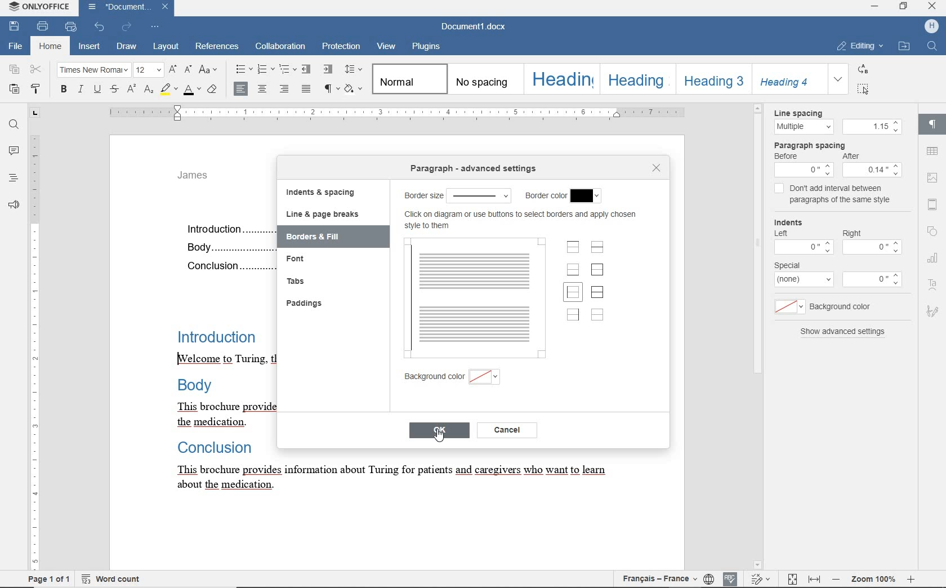 The width and height of the screenshot is (946, 588). Describe the element at coordinates (864, 90) in the screenshot. I see `select all` at that location.